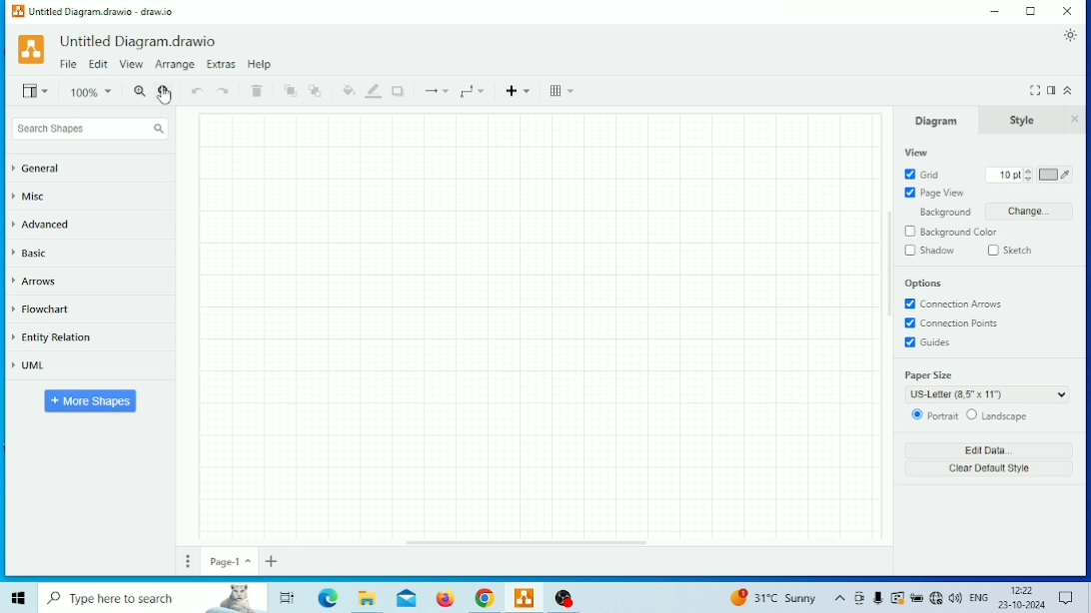  What do you see at coordinates (839, 599) in the screenshot?
I see `Show hidden icons` at bounding box center [839, 599].